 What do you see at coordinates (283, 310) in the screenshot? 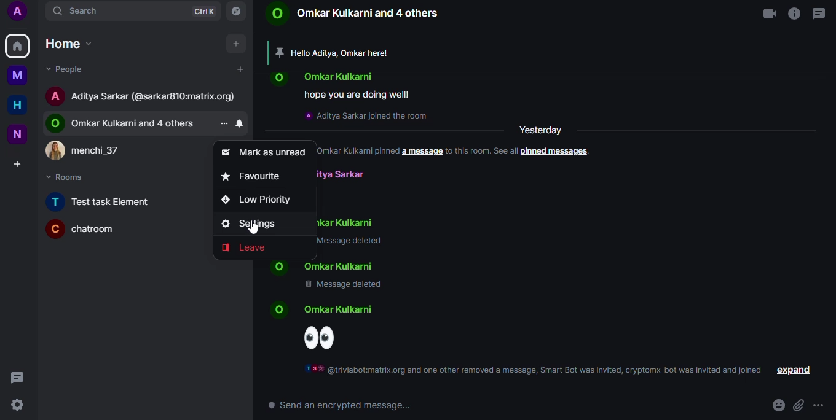
I see `o` at bounding box center [283, 310].